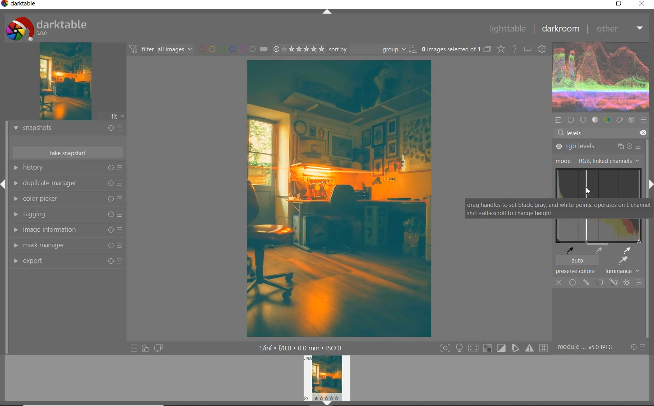 Image resolution: width=654 pixels, height=406 pixels. What do you see at coordinates (608, 119) in the screenshot?
I see `color` at bounding box center [608, 119].